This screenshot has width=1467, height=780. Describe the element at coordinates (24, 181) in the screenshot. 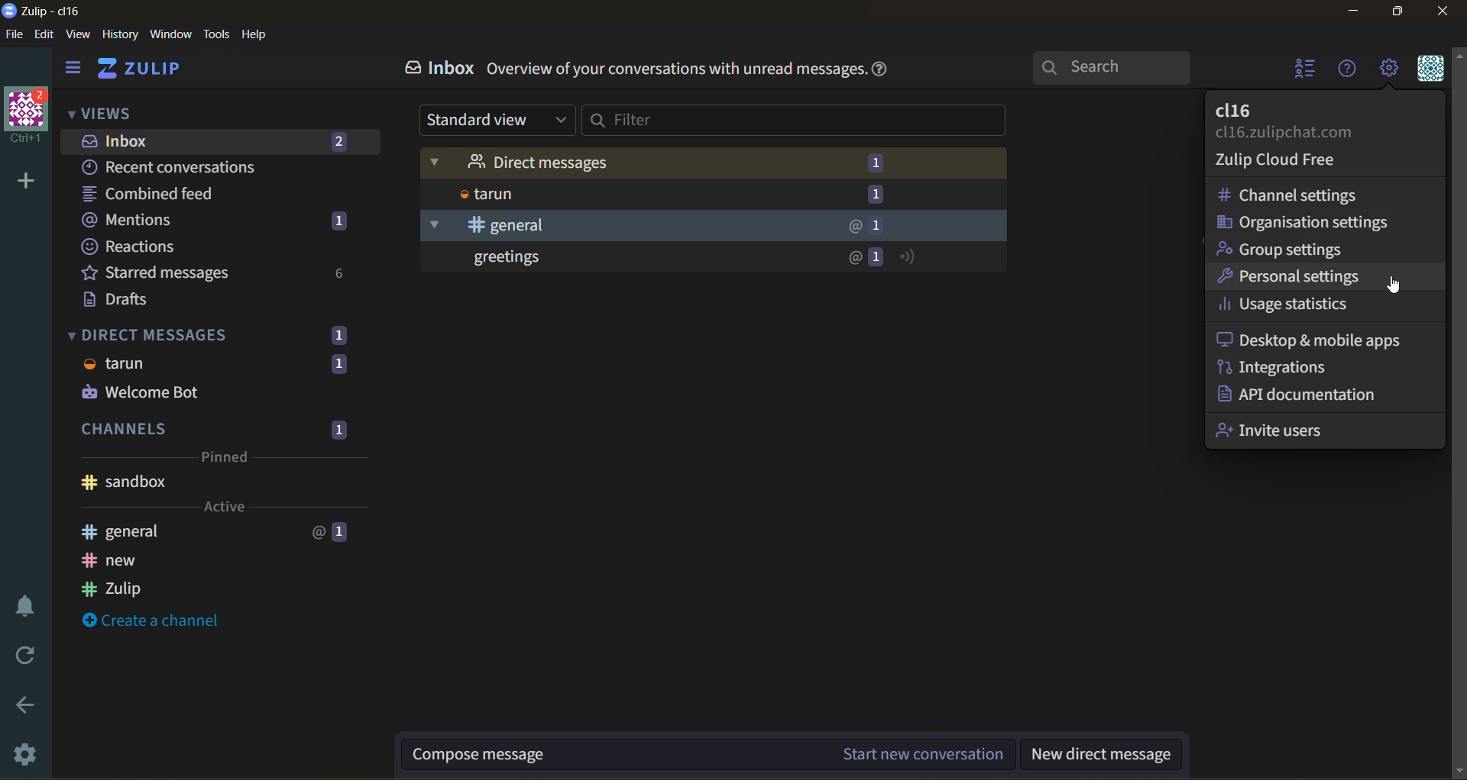

I see `add organisation` at that location.